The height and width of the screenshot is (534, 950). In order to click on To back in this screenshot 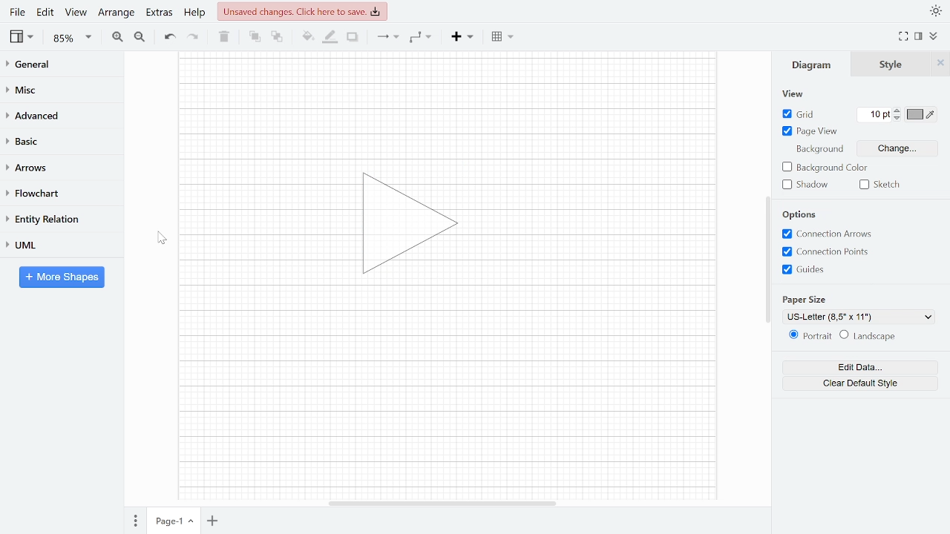, I will do `click(275, 36)`.